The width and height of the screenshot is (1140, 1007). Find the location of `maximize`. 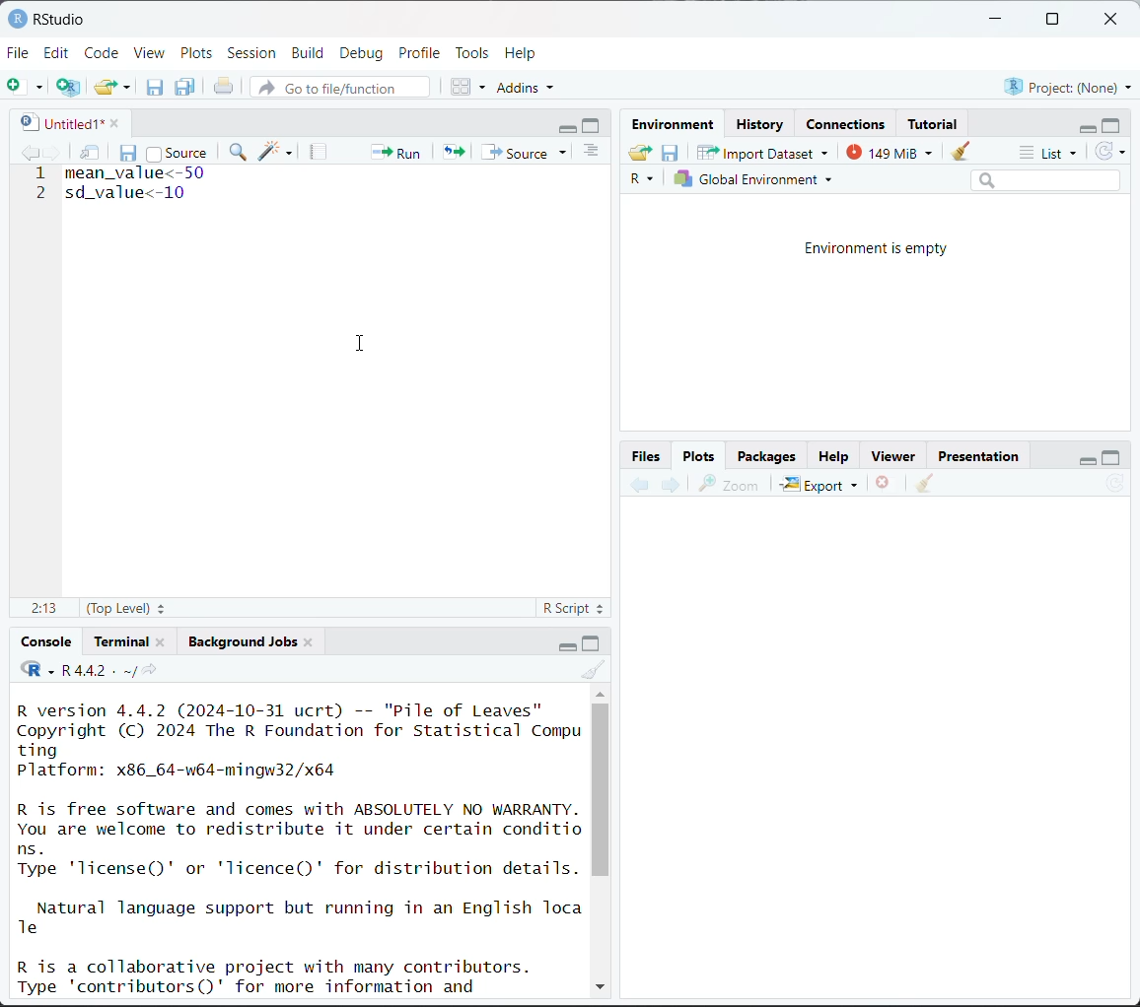

maximize is located at coordinates (1112, 124).